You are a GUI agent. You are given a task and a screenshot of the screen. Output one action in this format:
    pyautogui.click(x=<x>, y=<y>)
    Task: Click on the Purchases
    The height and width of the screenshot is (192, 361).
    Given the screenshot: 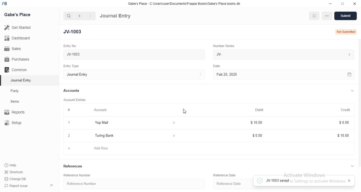 What is the action you would take?
    pyautogui.click(x=16, y=59)
    